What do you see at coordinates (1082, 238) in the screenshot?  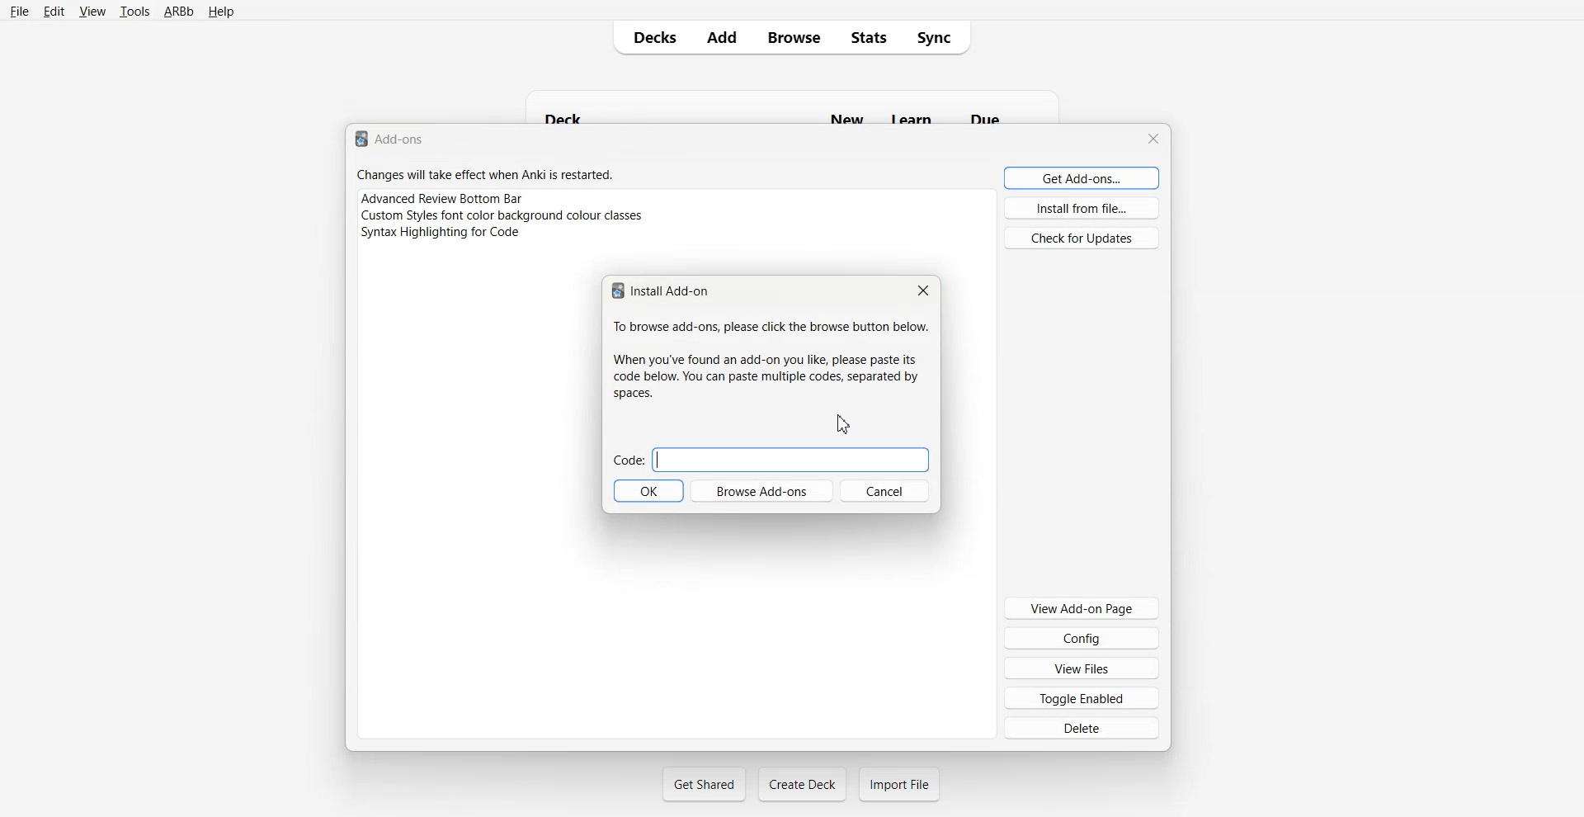 I see `Check for Updates` at bounding box center [1082, 238].